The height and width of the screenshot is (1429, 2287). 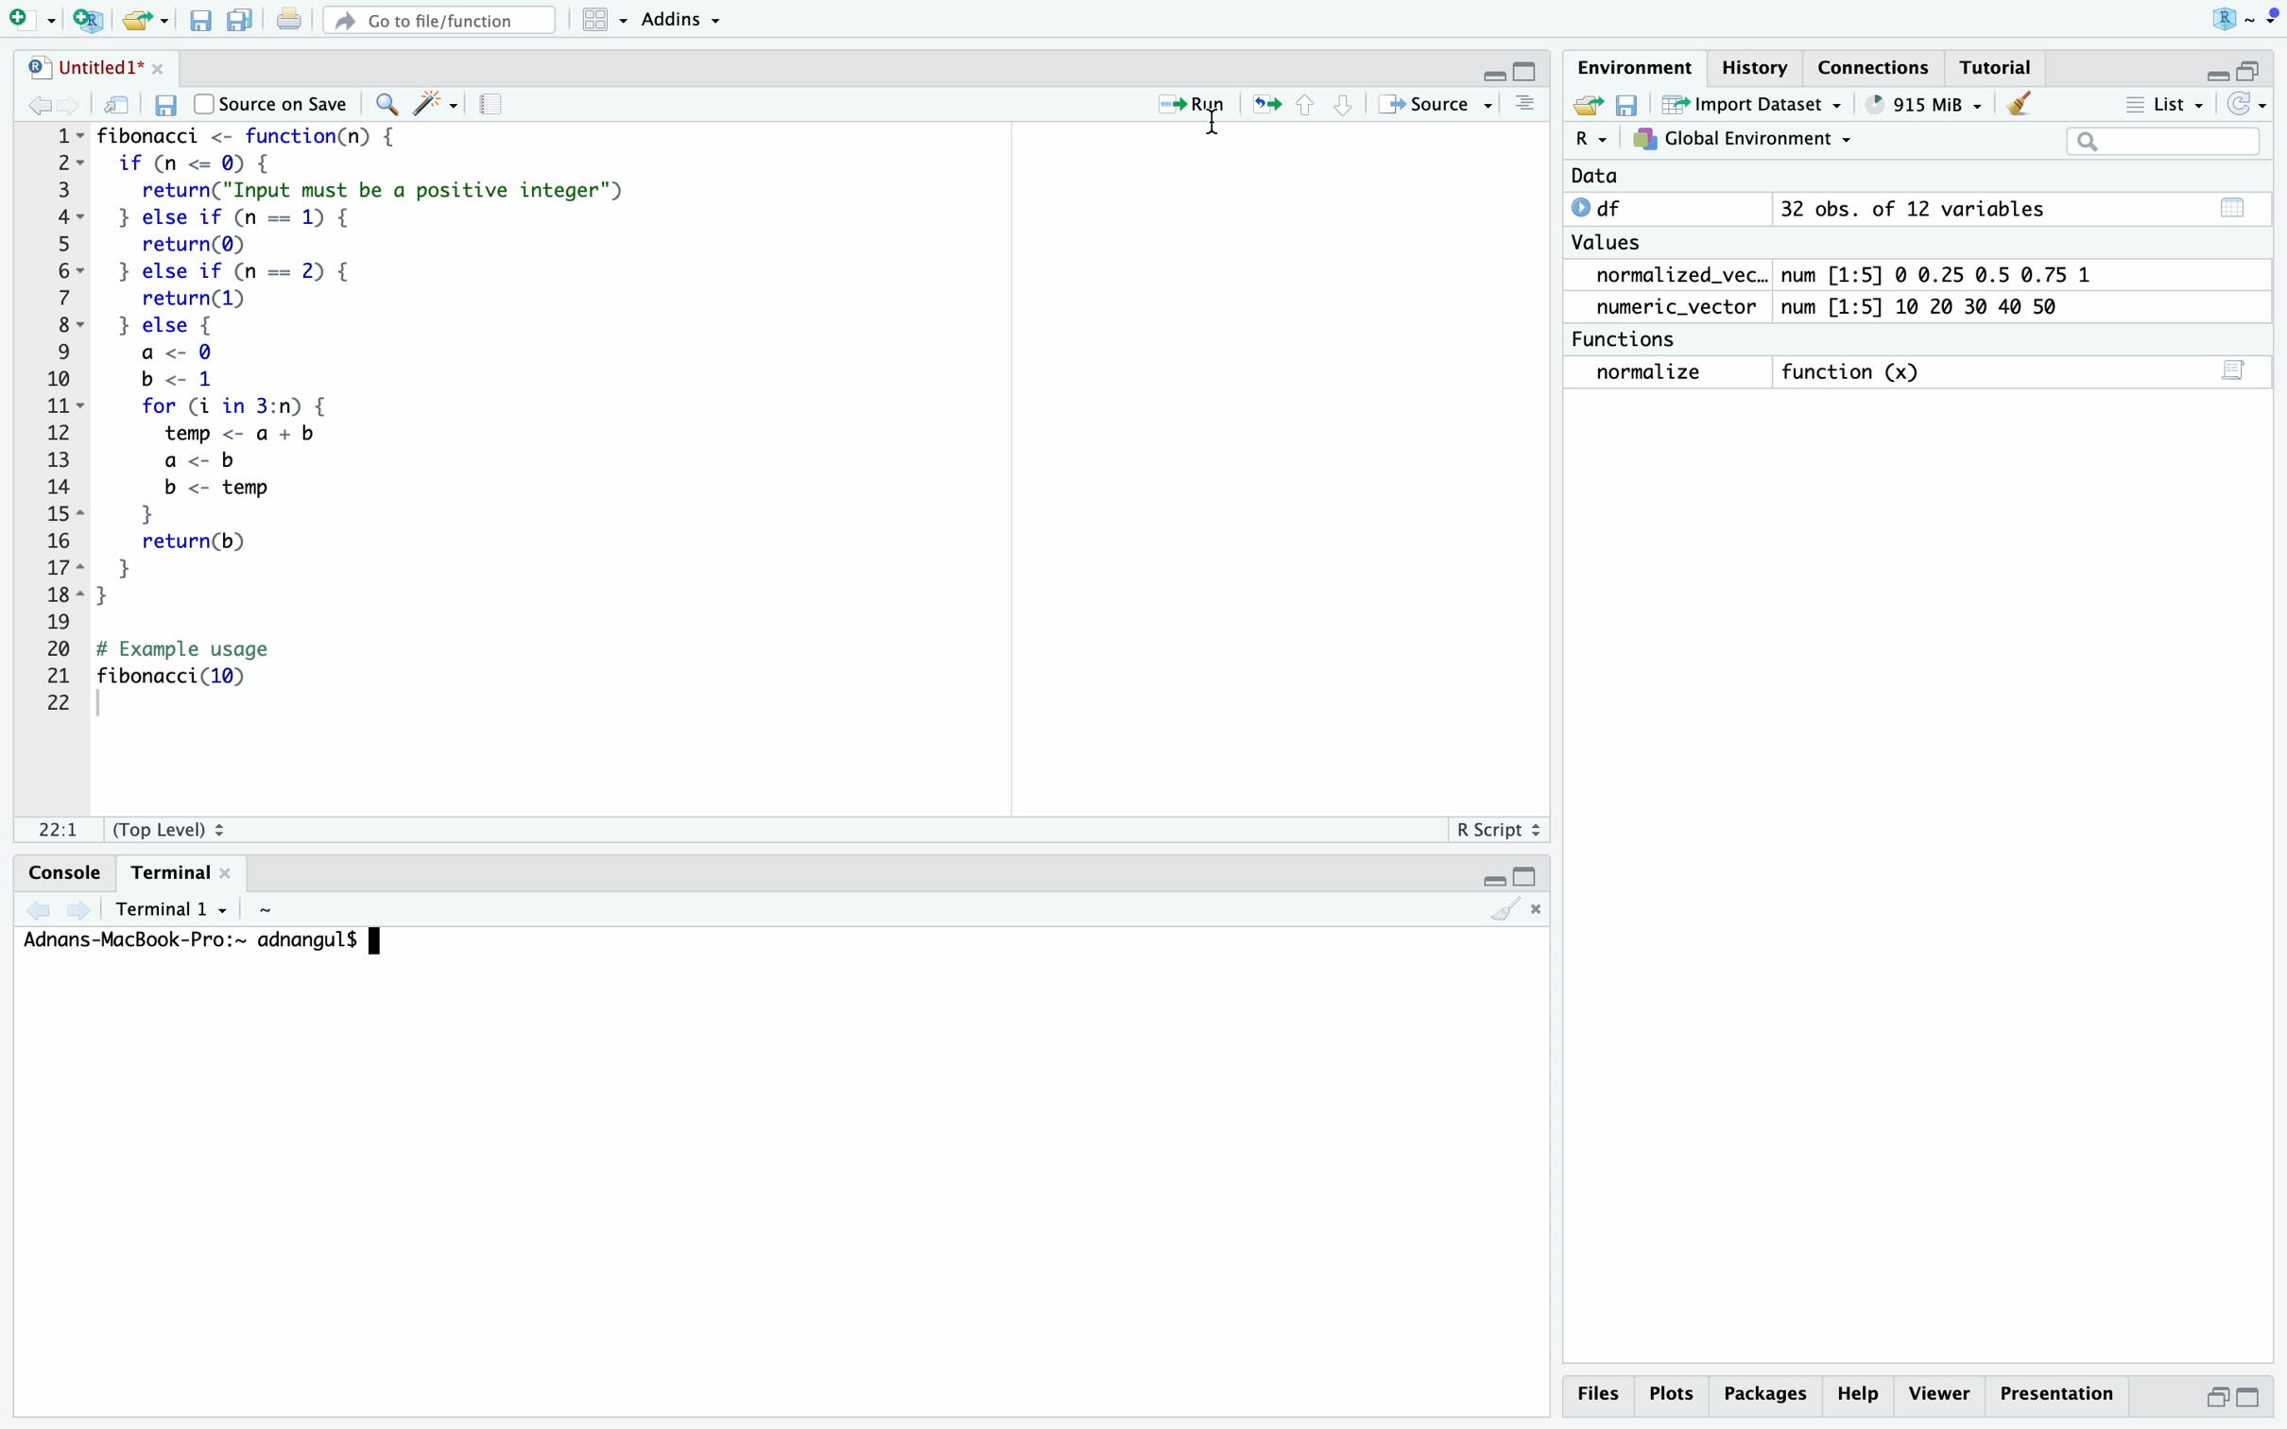 What do you see at coordinates (261, 503) in the screenshot?
I see `for loop` at bounding box center [261, 503].